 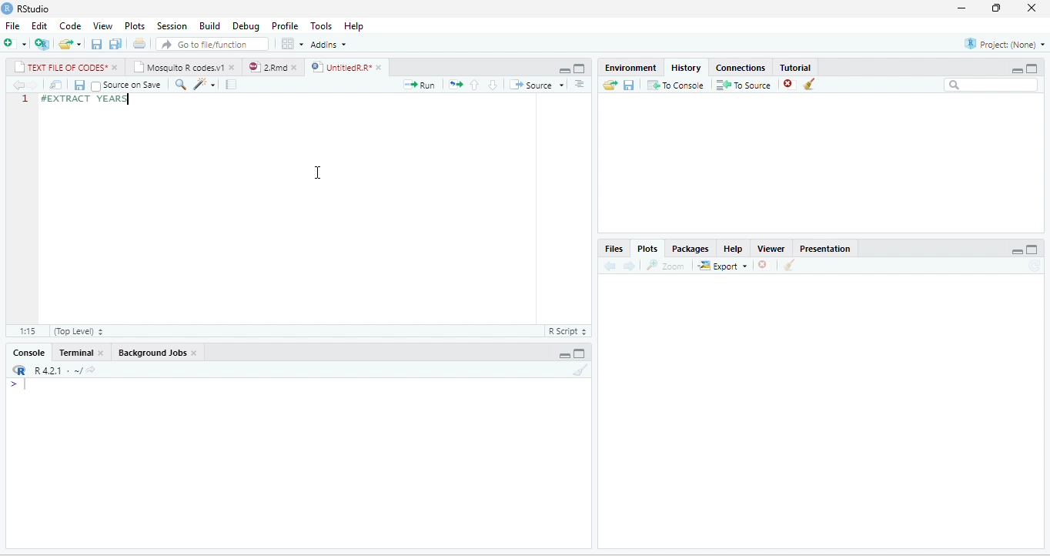 What do you see at coordinates (102, 26) in the screenshot?
I see `View` at bounding box center [102, 26].